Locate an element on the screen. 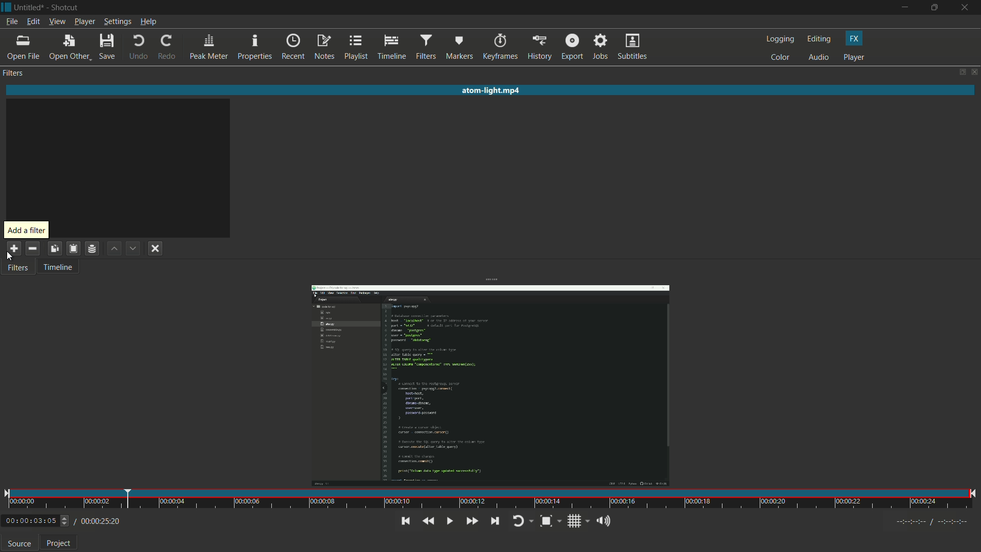  keyframes is located at coordinates (501, 47).